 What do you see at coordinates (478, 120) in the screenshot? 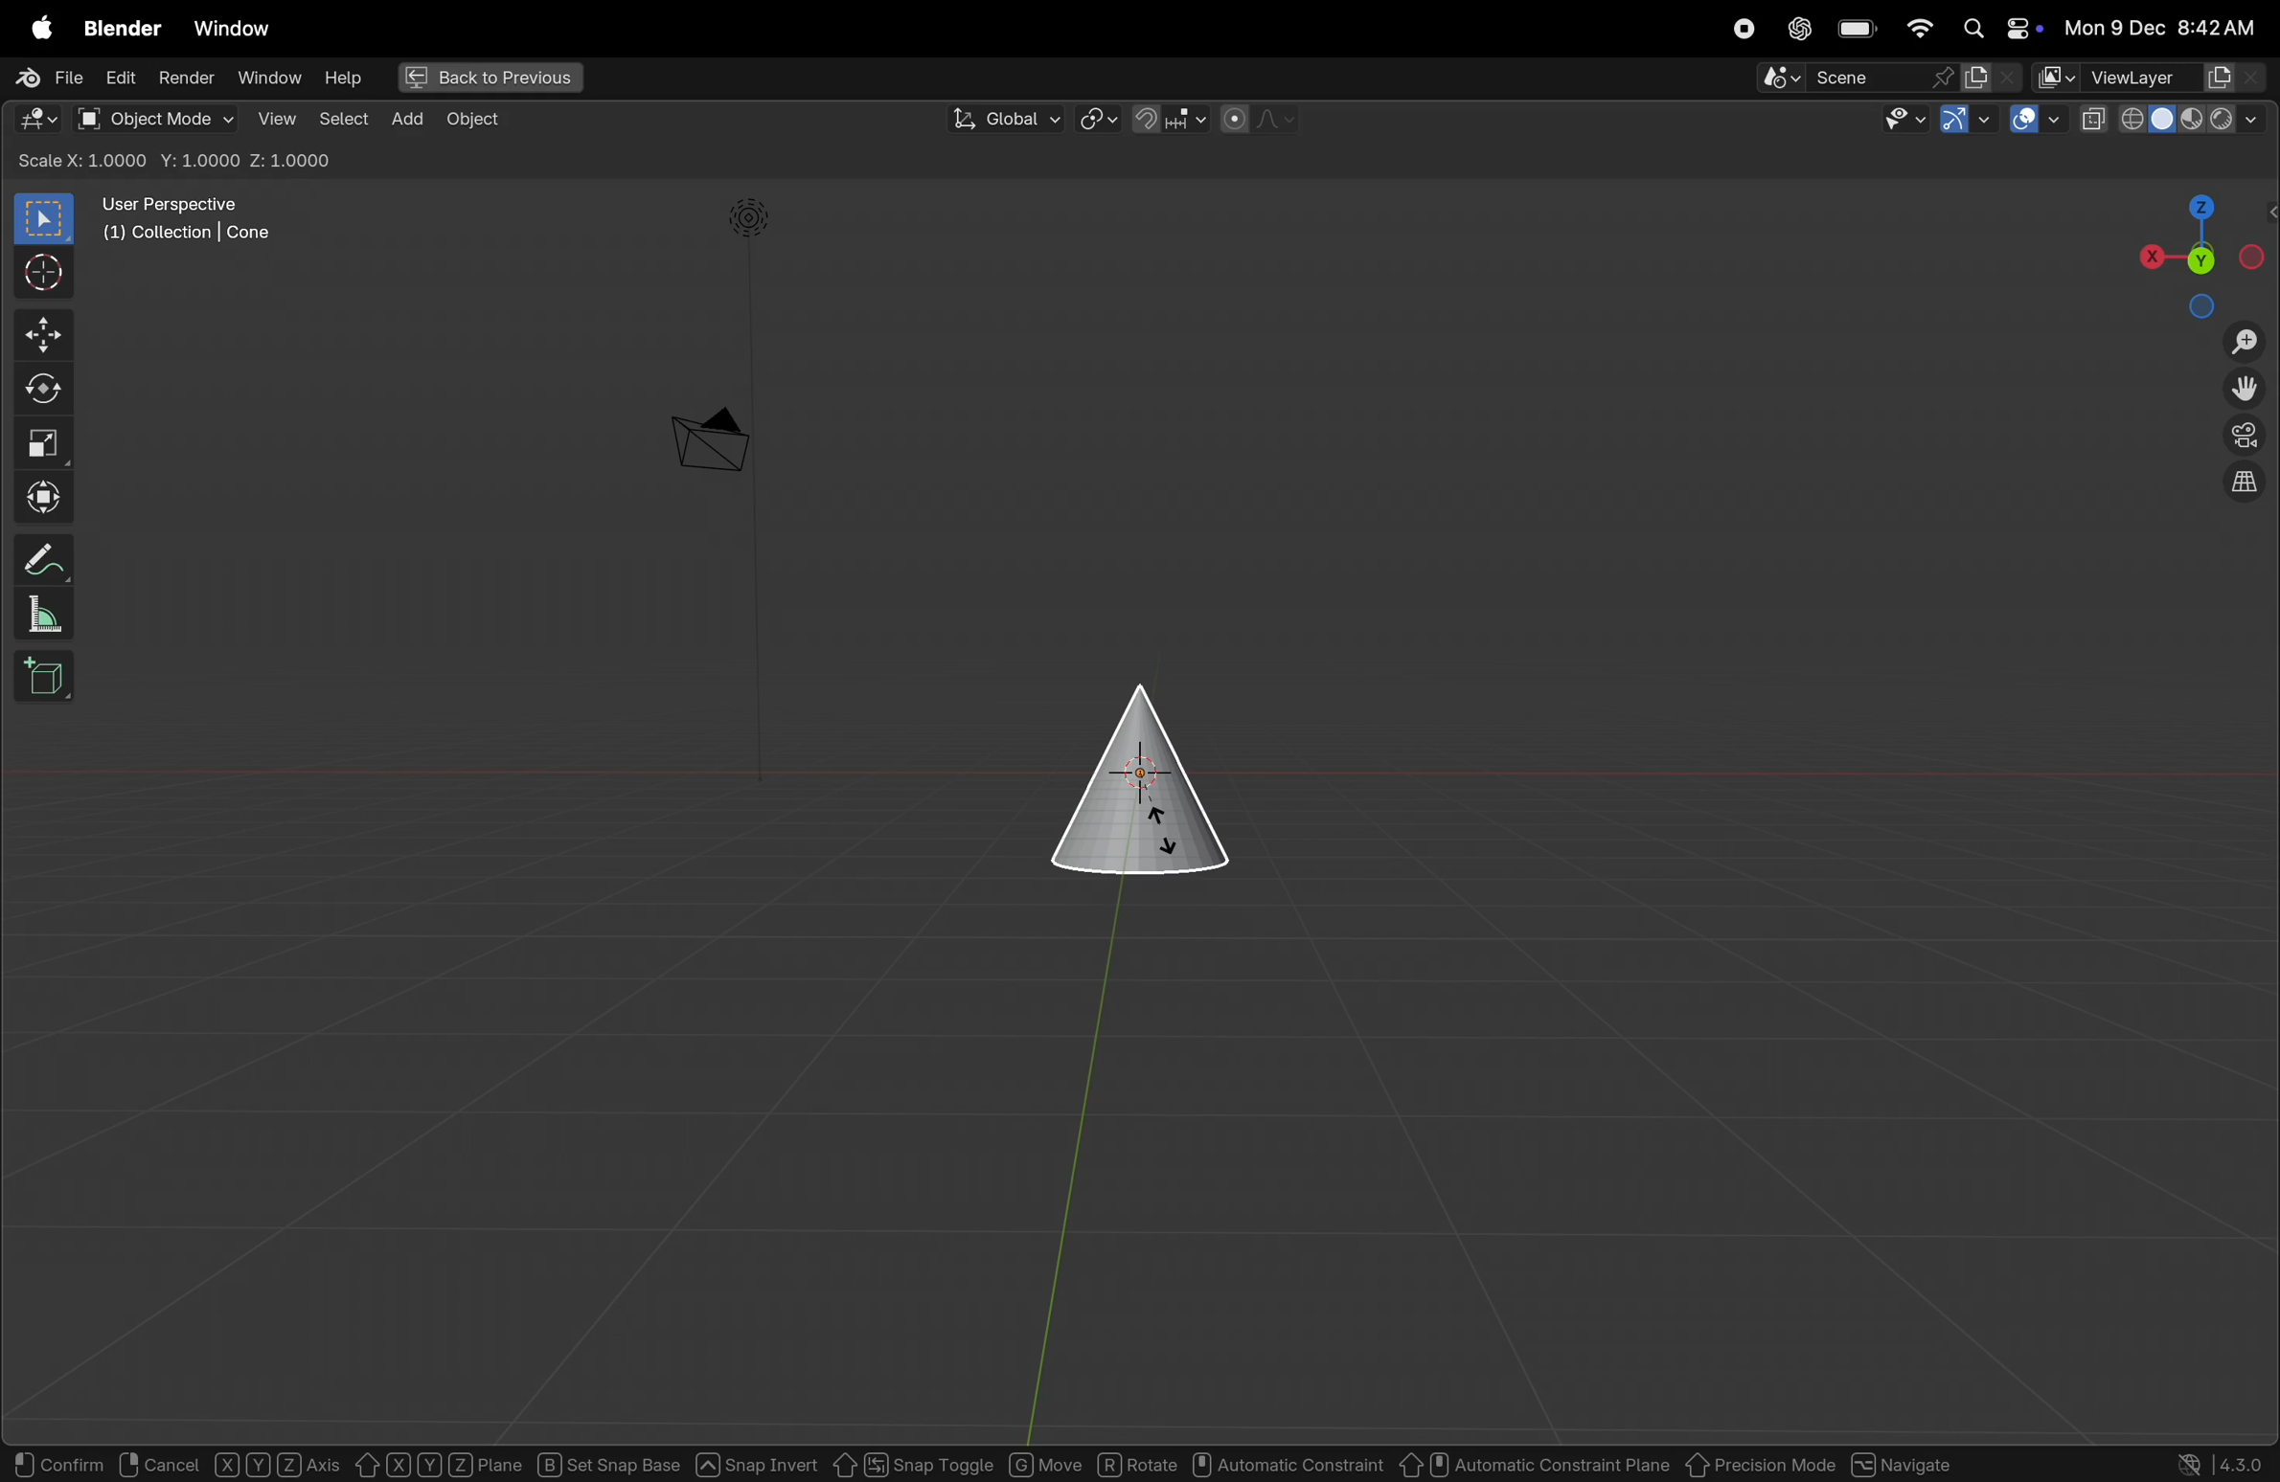
I see `Object` at bounding box center [478, 120].